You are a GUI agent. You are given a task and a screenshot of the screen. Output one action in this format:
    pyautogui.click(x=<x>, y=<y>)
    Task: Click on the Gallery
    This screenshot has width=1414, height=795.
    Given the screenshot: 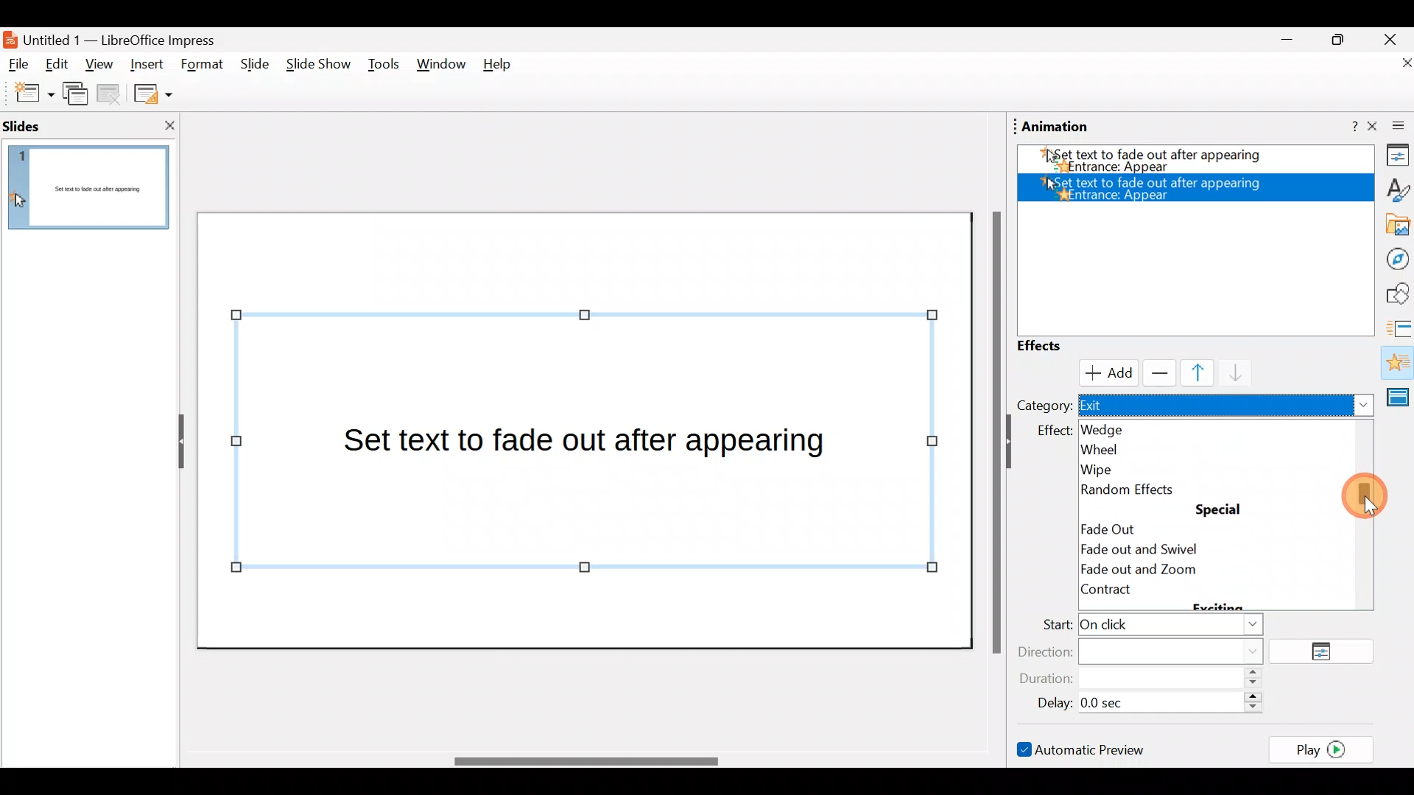 What is the action you would take?
    pyautogui.click(x=1395, y=225)
    